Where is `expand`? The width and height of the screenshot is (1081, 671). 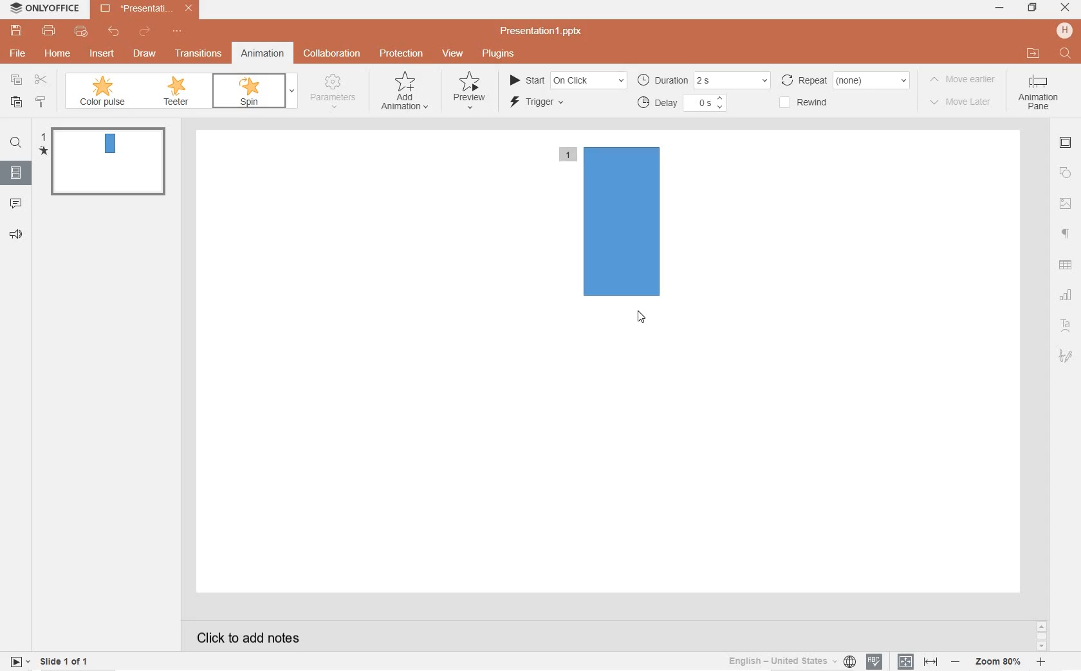 expand is located at coordinates (291, 92).